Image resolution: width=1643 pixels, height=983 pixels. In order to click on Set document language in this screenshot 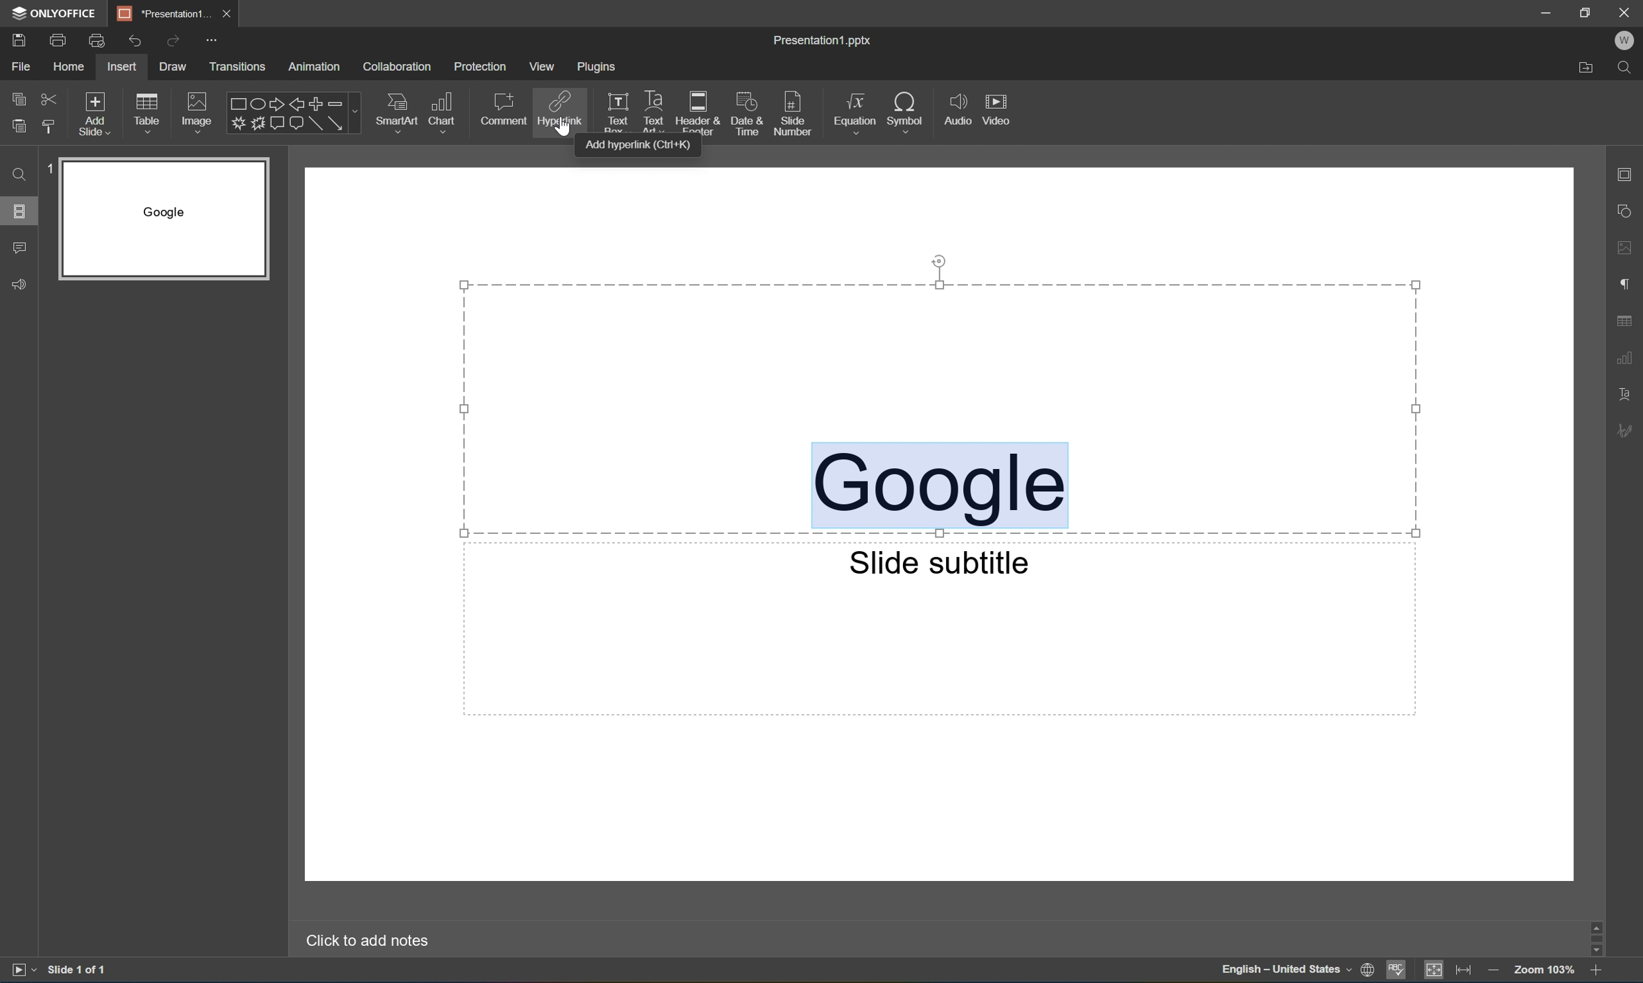, I will do `click(1368, 970)`.